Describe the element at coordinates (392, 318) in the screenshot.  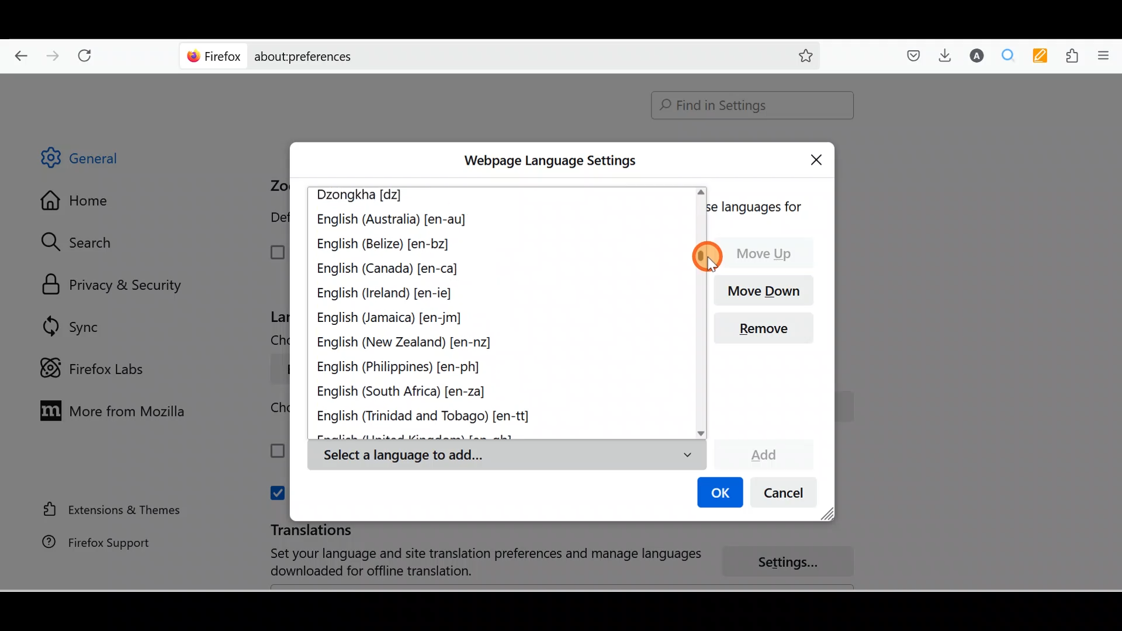
I see `English (Jamaica) [en-jm]` at that location.